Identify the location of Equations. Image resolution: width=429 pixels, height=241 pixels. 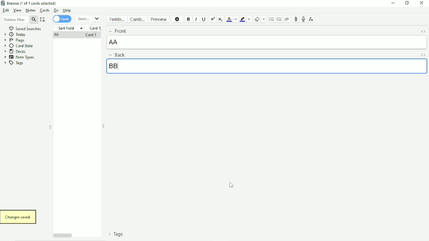
(311, 19).